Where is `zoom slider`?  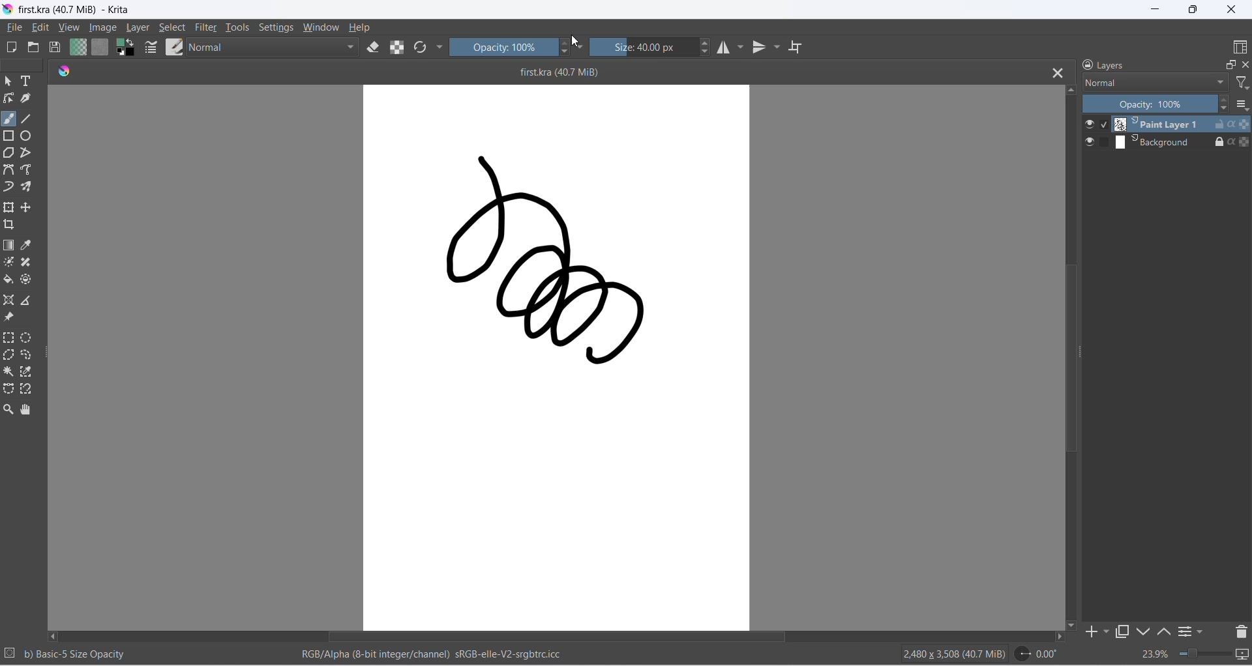
zoom slider is located at coordinates (1204, 653).